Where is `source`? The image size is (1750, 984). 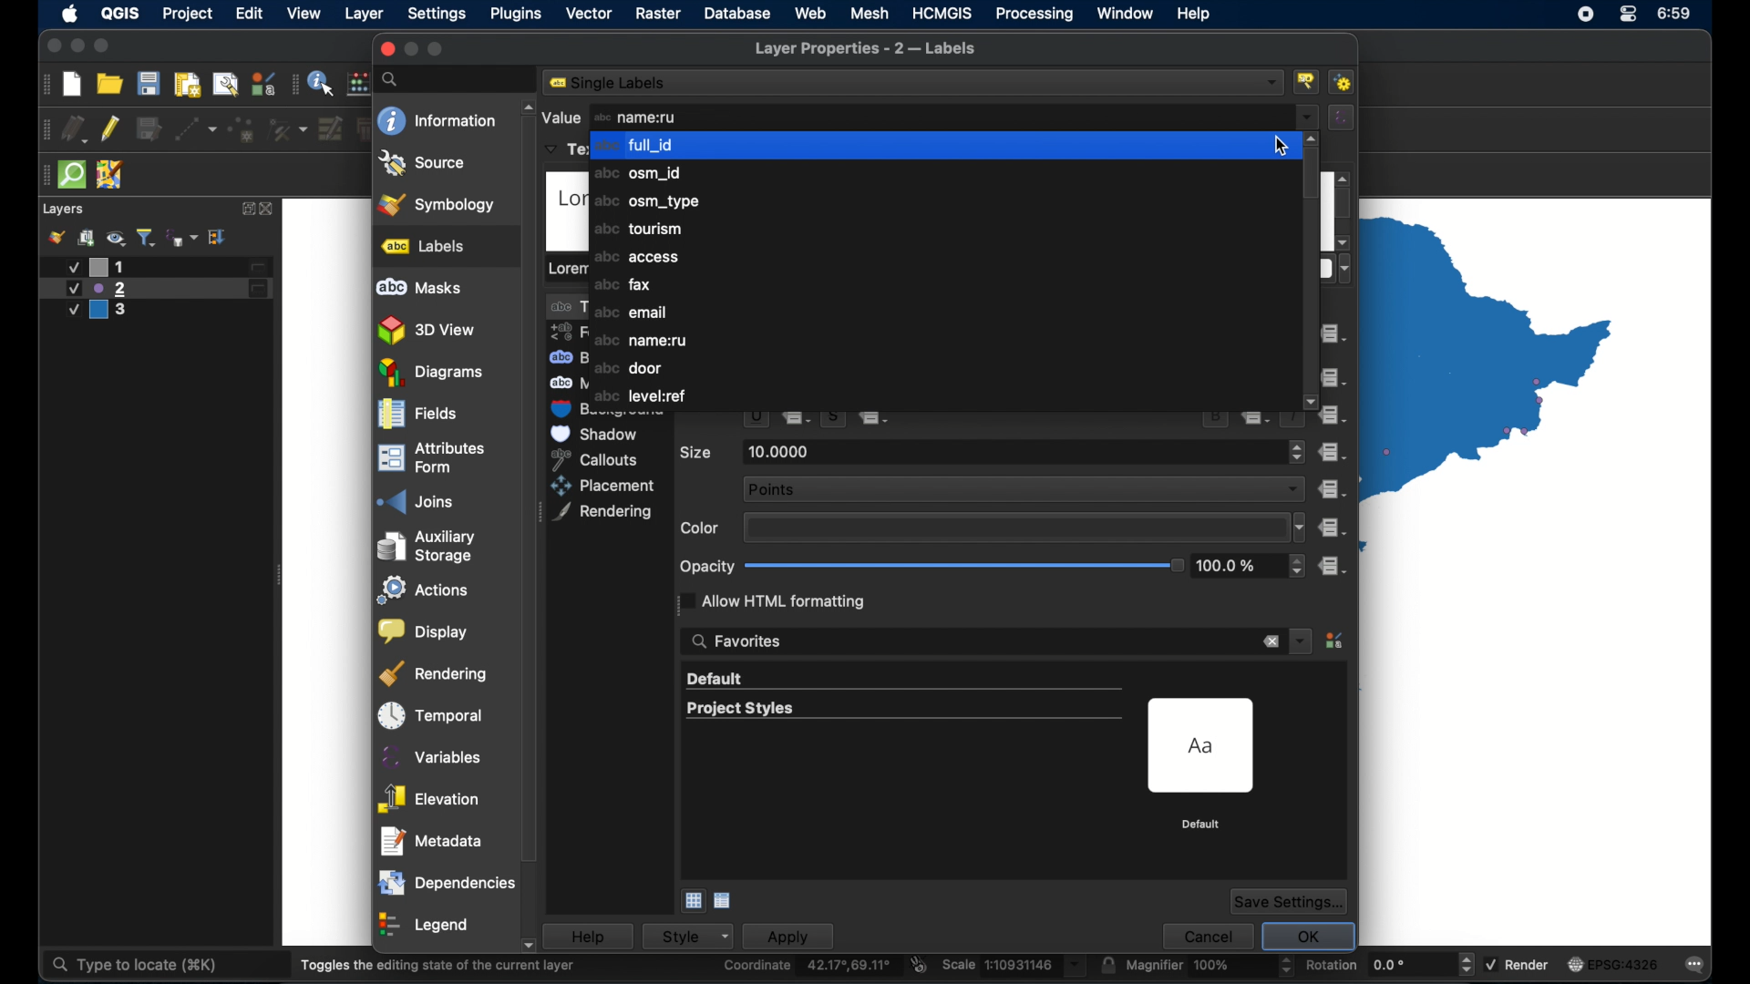 source is located at coordinates (423, 163).